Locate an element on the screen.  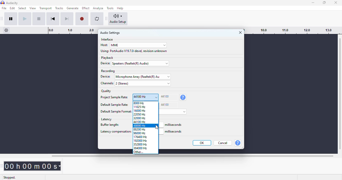
buffer length is located at coordinates (115, 125).